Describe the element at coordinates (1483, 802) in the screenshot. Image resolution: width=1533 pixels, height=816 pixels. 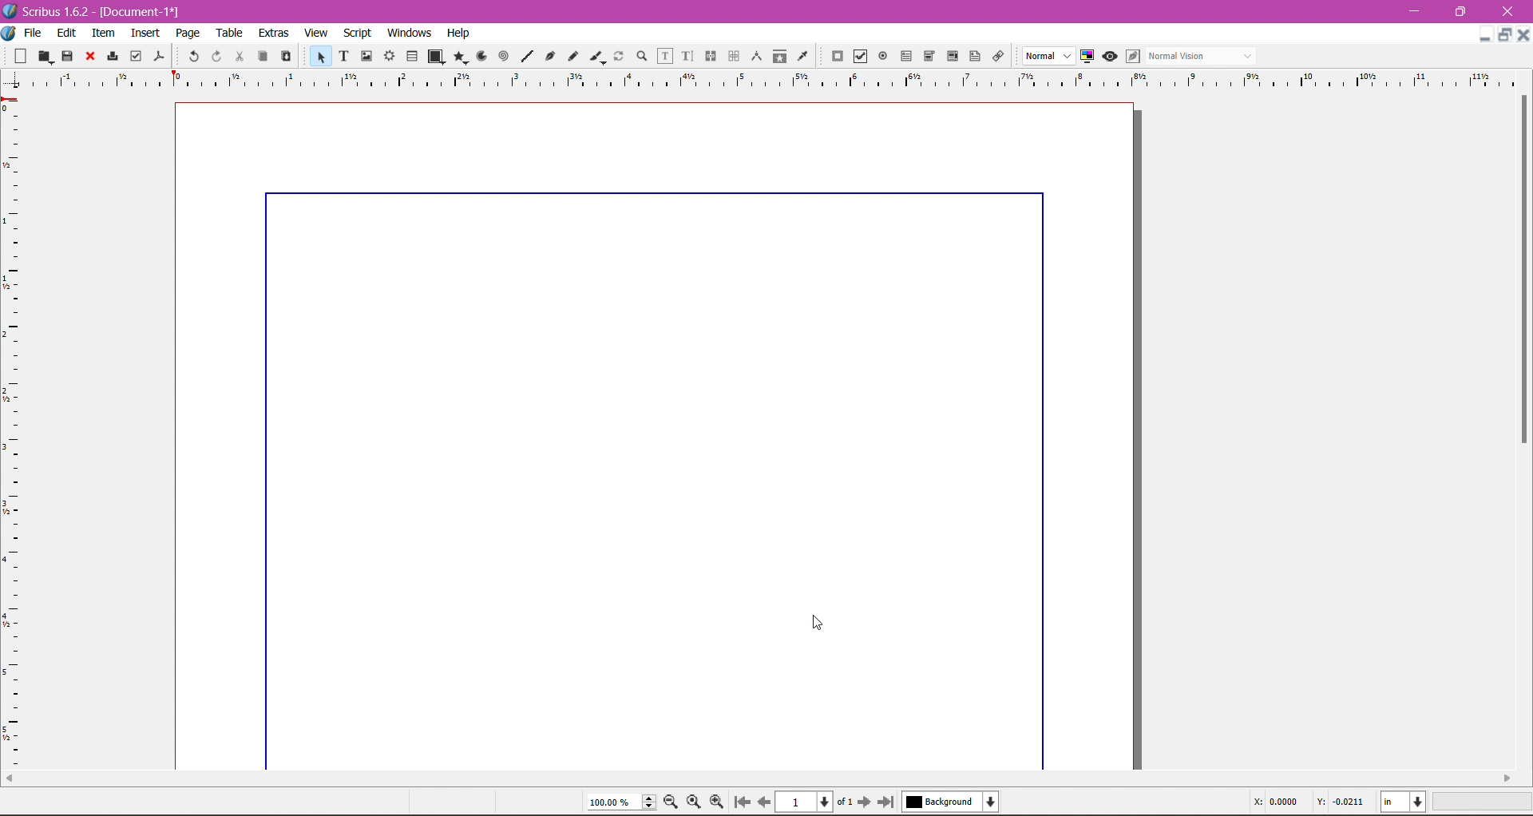
I see `Zoom Level` at that location.